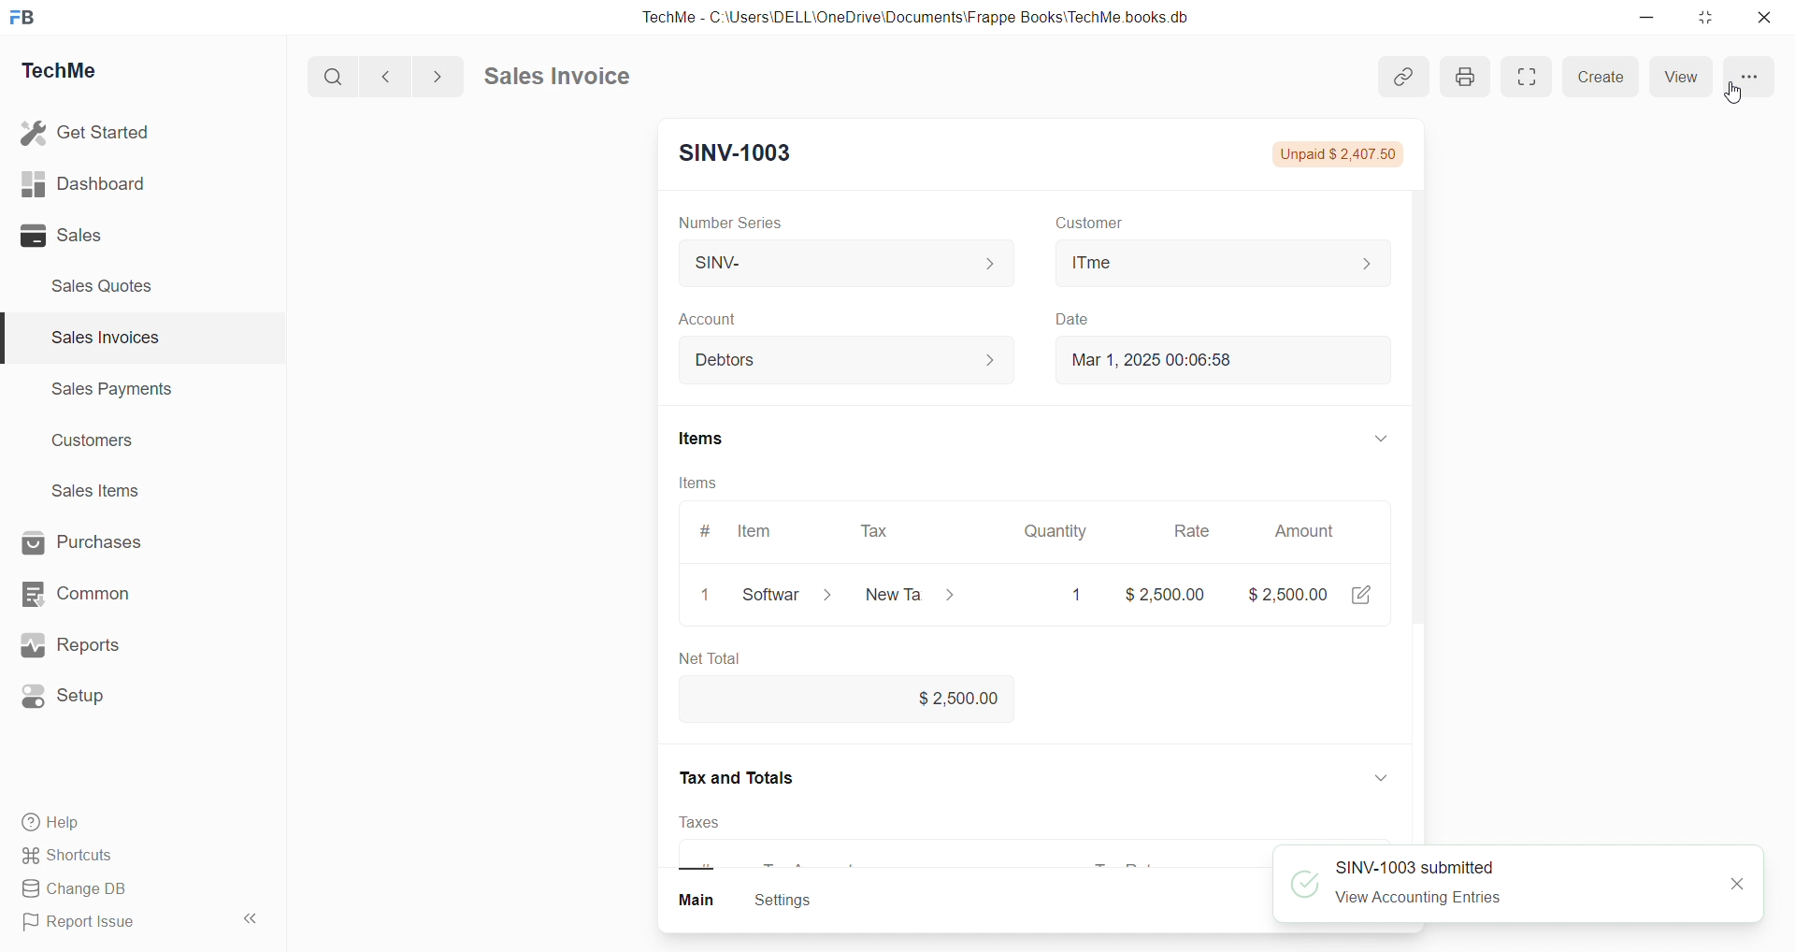  What do you see at coordinates (711, 484) in the screenshot?
I see `Items` at bounding box center [711, 484].